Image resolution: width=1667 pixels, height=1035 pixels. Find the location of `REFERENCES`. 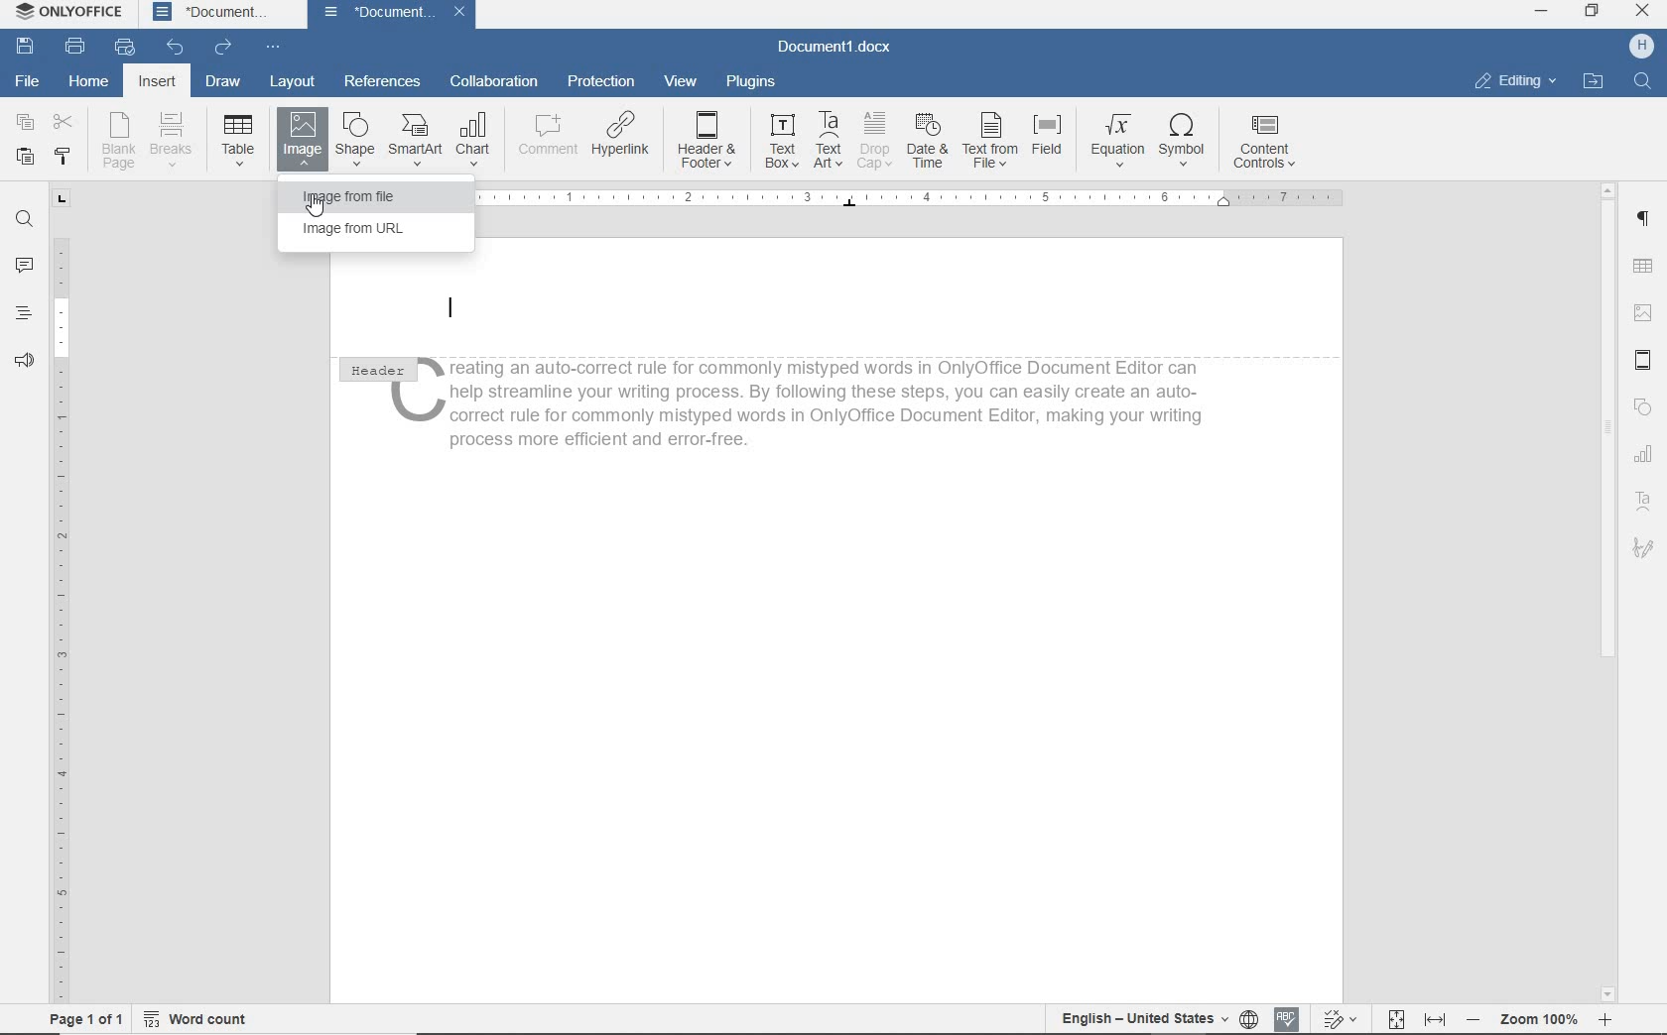

REFERENCES is located at coordinates (386, 83).